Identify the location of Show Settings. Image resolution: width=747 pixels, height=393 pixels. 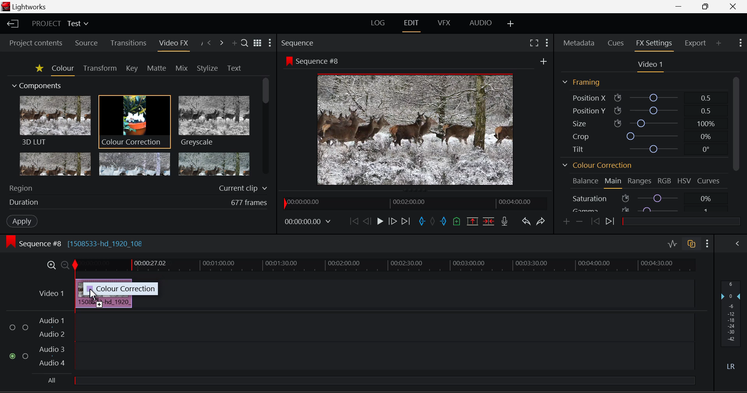
(546, 43).